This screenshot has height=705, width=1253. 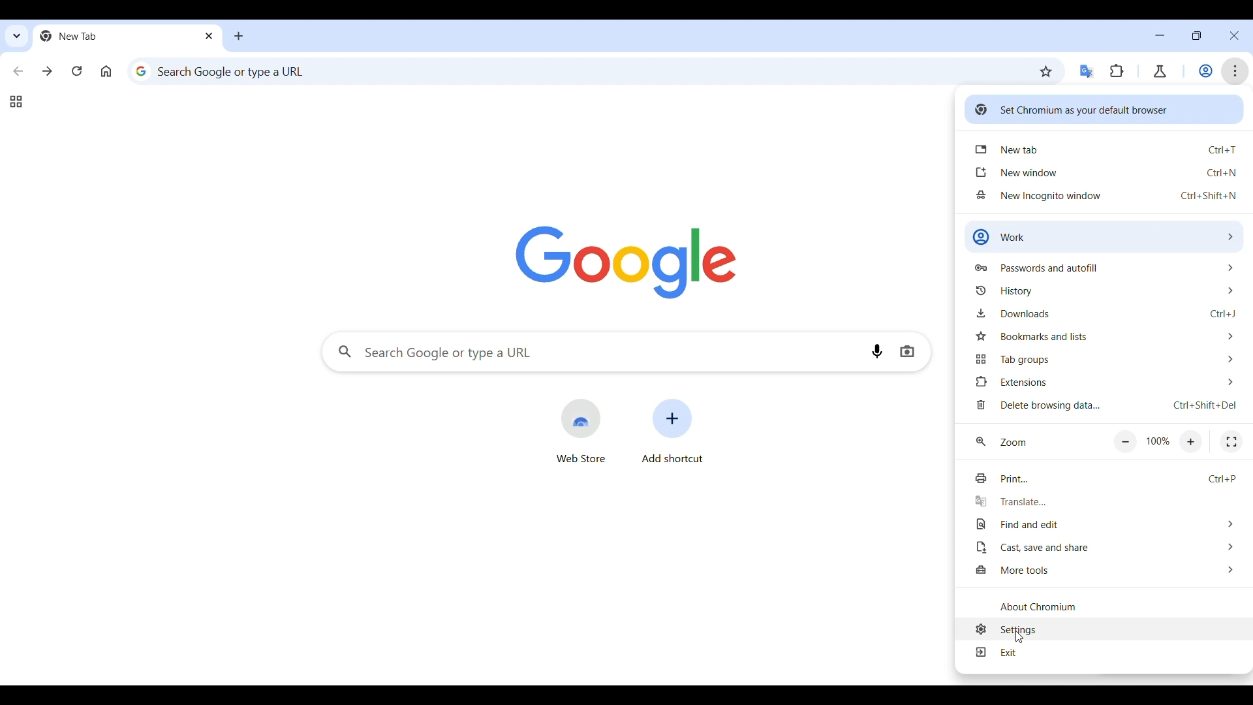 What do you see at coordinates (1018, 640) in the screenshot?
I see `Cursor clicking on settings` at bounding box center [1018, 640].